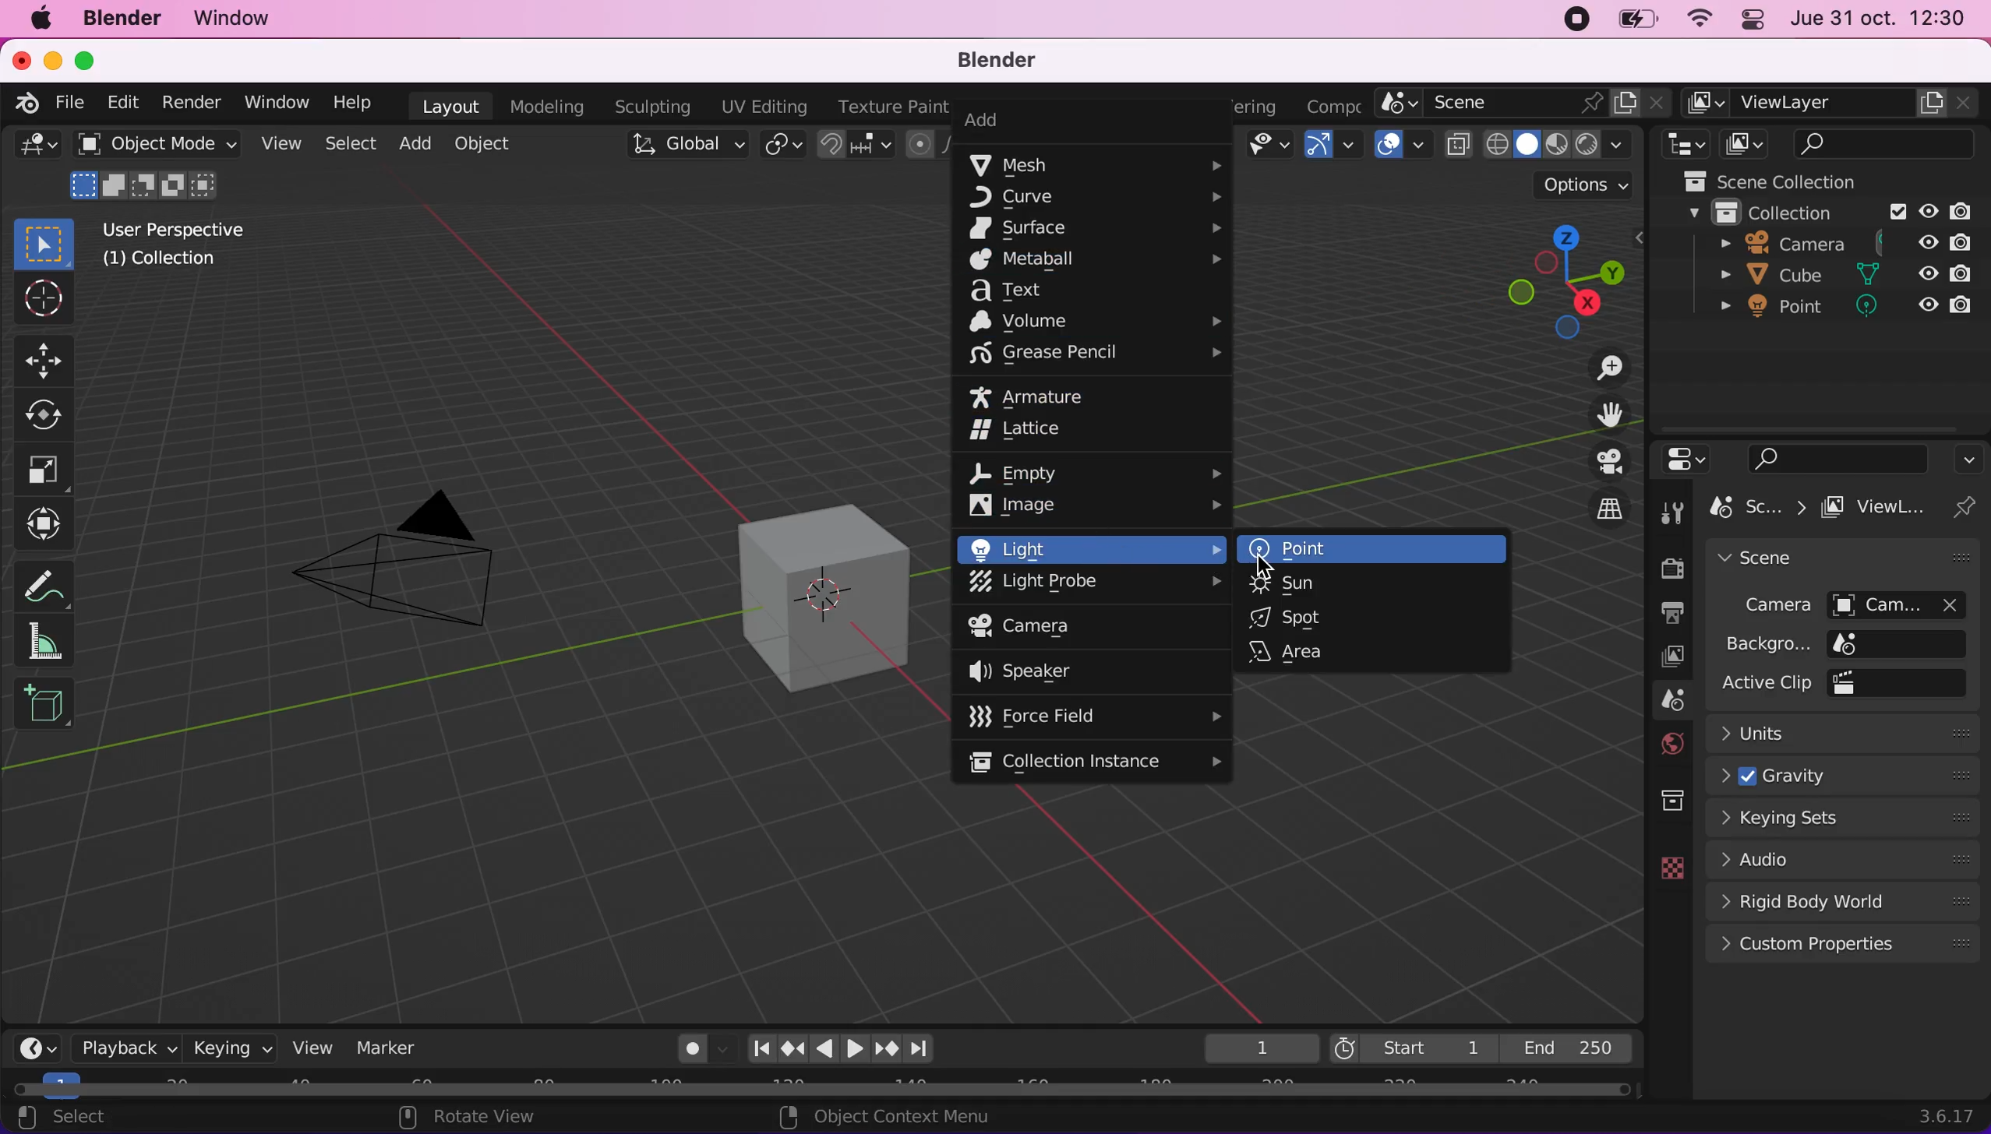  Describe the element at coordinates (1597, 460) in the screenshot. I see `toggle display view` at that location.